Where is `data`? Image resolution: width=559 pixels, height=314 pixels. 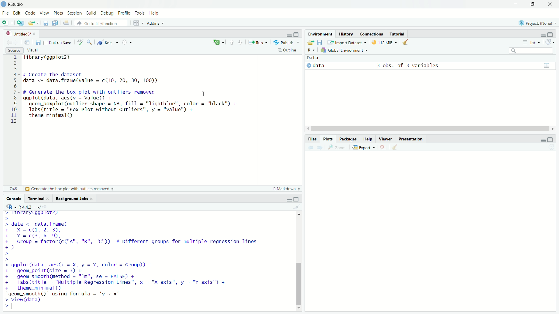
data is located at coordinates (317, 58).